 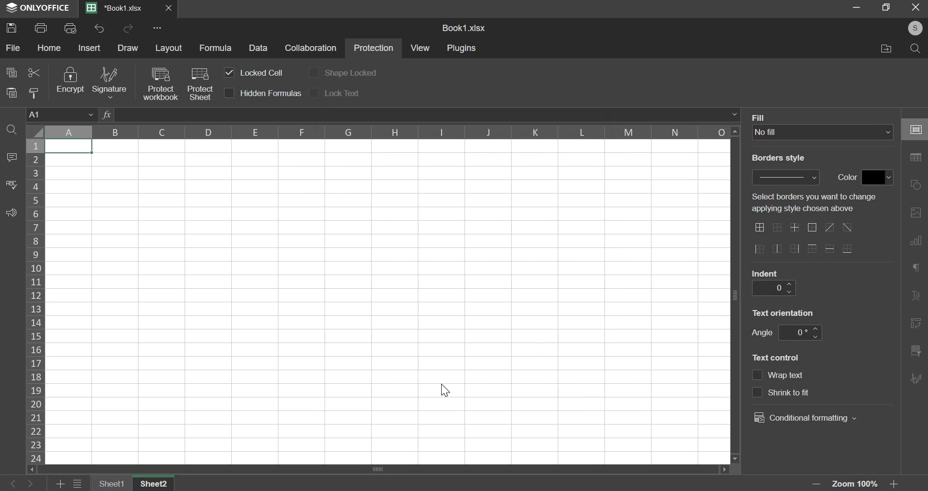 What do you see at coordinates (313, 72) in the screenshot?
I see `checkbox` at bounding box center [313, 72].